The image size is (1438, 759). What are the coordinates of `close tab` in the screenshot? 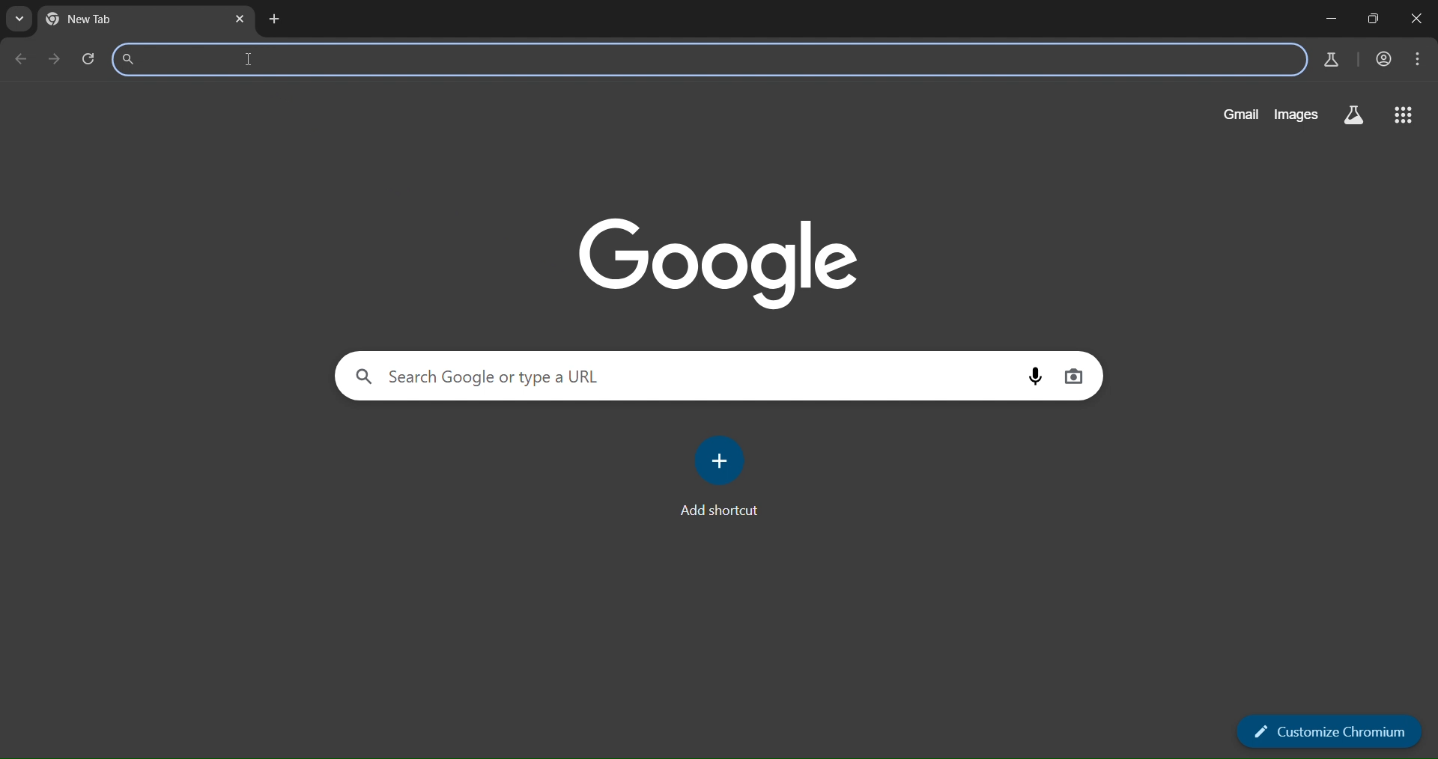 It's located at (242, 18).